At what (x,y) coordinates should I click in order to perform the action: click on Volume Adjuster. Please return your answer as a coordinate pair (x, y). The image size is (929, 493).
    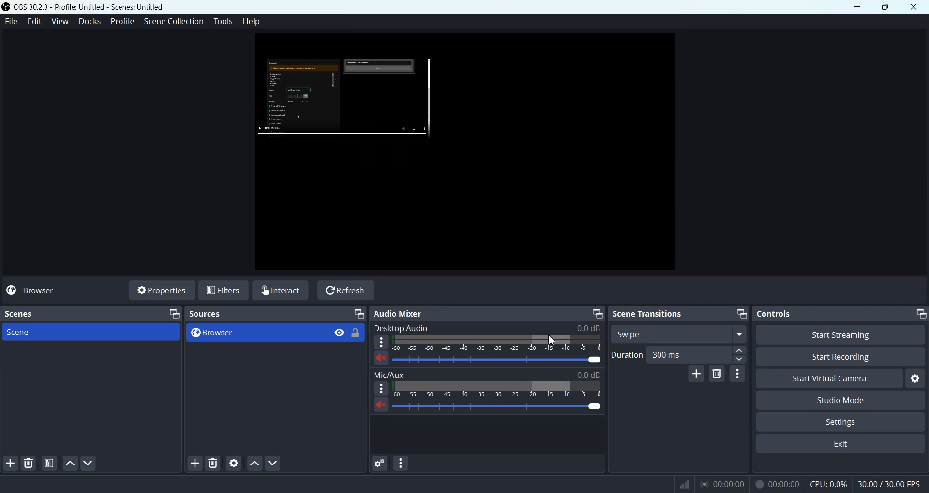
    Looking at the image, I should click on (497, 406).